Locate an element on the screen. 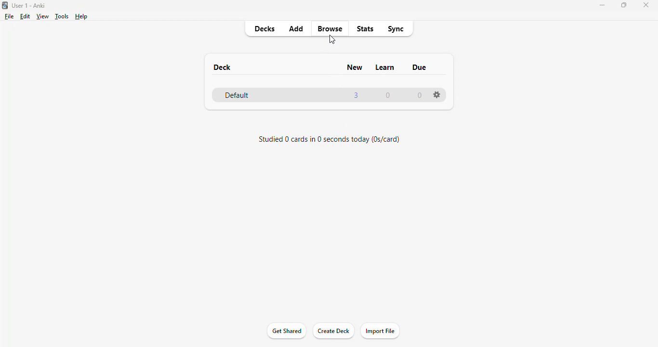 The width and height of the screenshot is (658, 347). help is located at coordinates (81, 16).